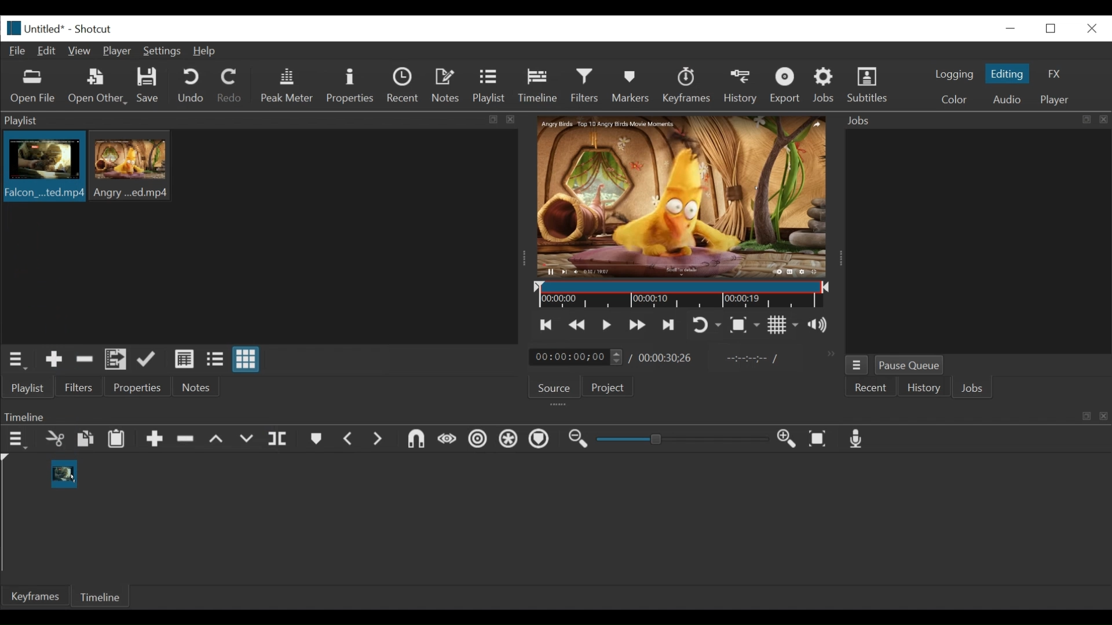  What do you see at coordinates (196, 387) in the screenshot?
I see `Notes` at bounding box center [196, 387].